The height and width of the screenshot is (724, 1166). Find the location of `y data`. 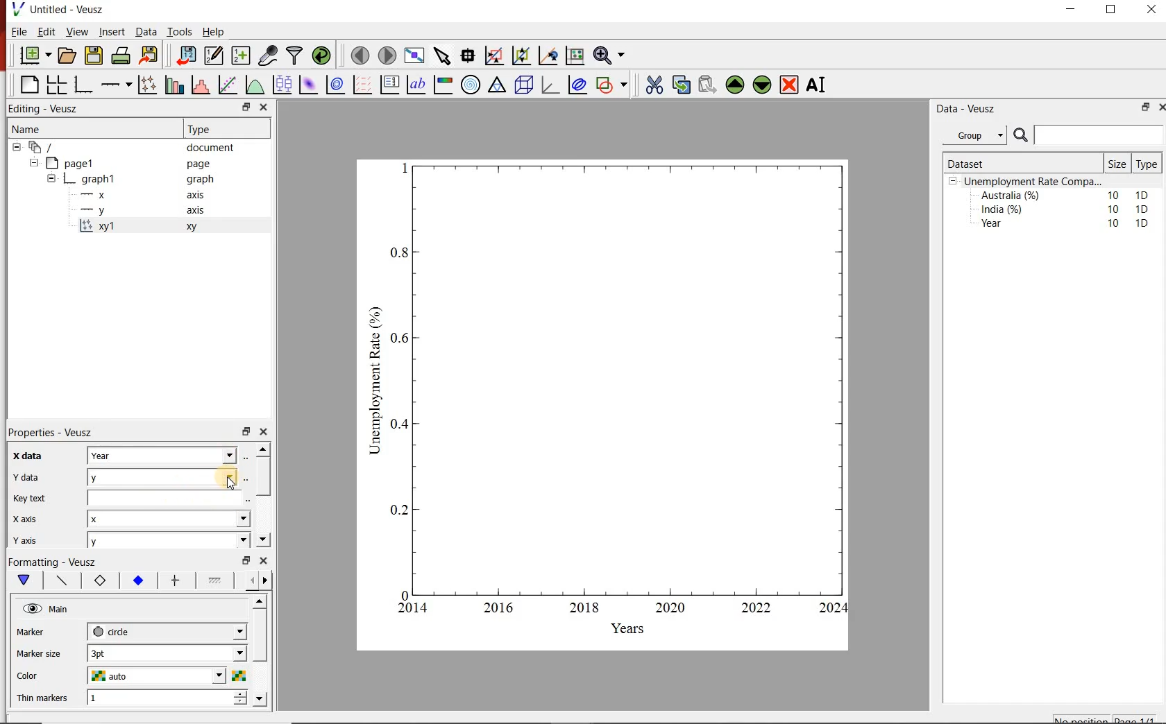

y data is located at coordinates (30, 477).